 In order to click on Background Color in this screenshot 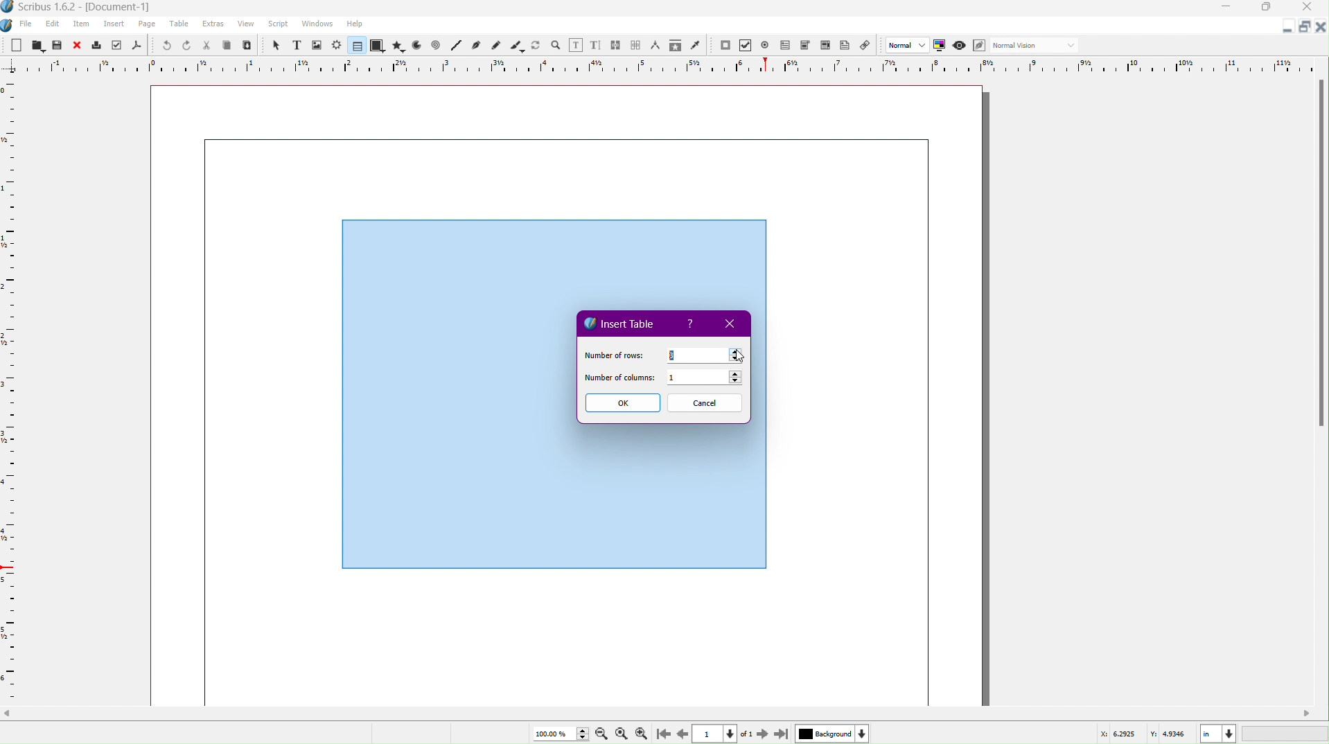, I will do `click(830, 733)`.